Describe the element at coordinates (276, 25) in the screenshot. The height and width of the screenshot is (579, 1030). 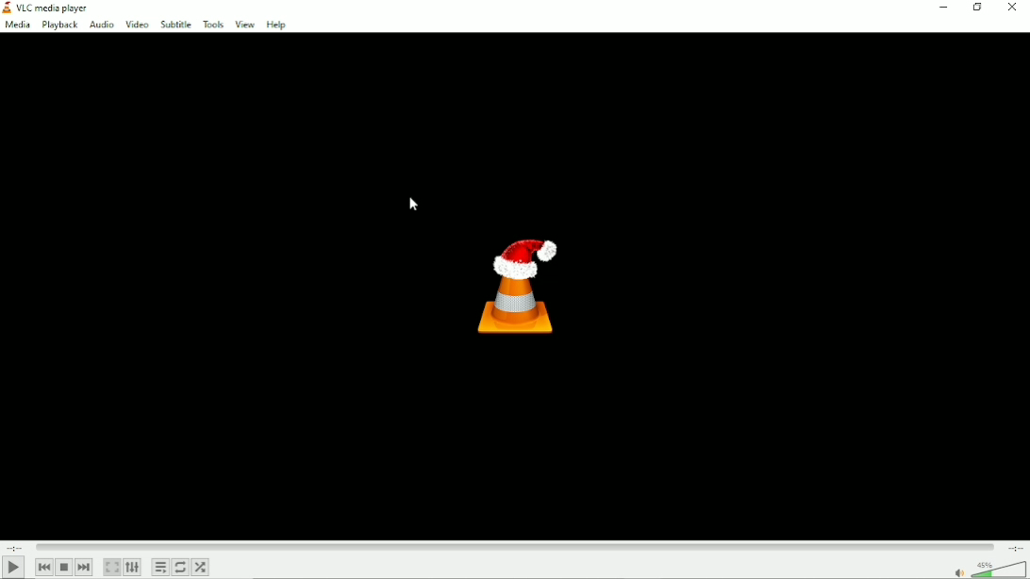
I see `Help` at that location.